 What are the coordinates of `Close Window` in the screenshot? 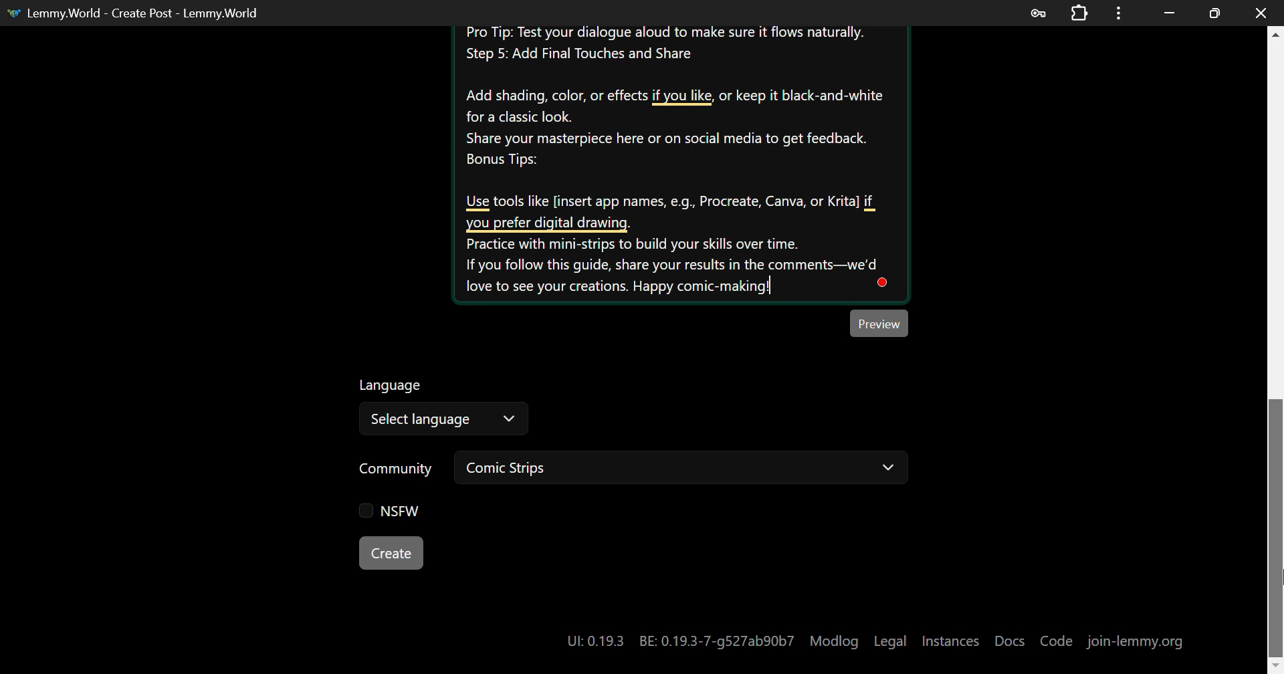 It's located at (1263, 13).